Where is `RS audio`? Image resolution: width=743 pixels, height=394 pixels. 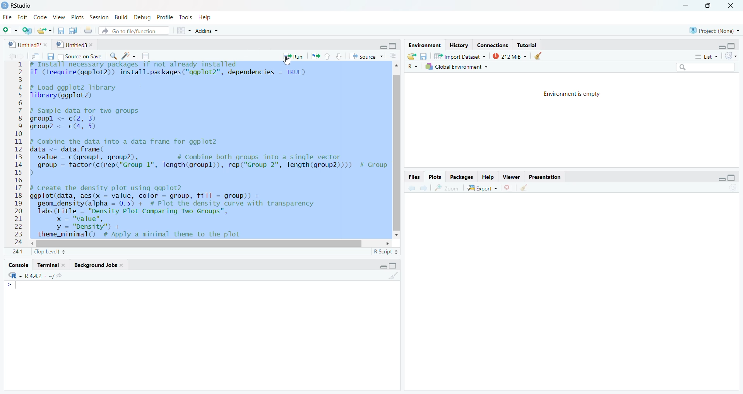
RS audio is located at coordinates (18, 6).